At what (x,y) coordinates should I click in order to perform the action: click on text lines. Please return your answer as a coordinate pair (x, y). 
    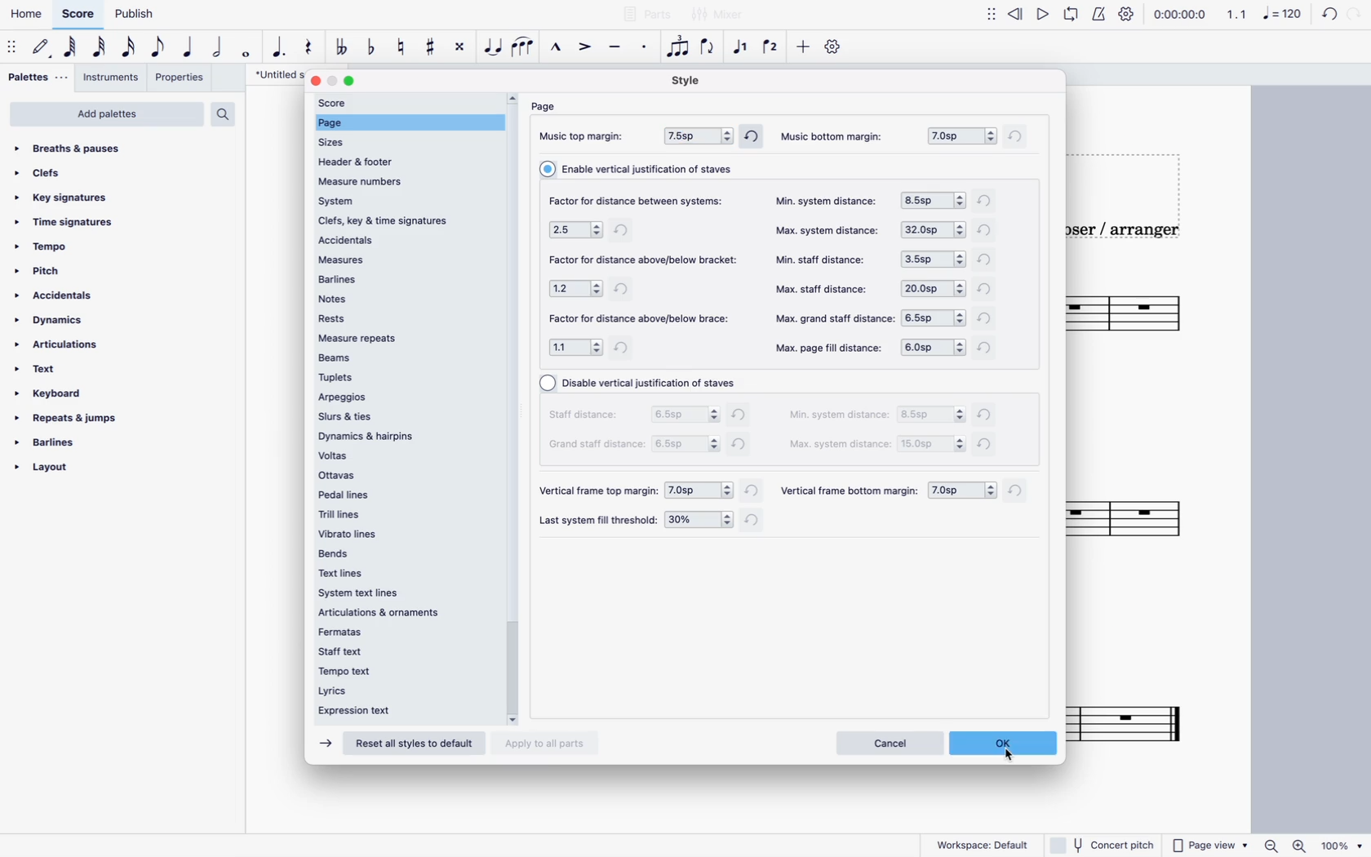
    Looking at the image, I should click on (355, 574).